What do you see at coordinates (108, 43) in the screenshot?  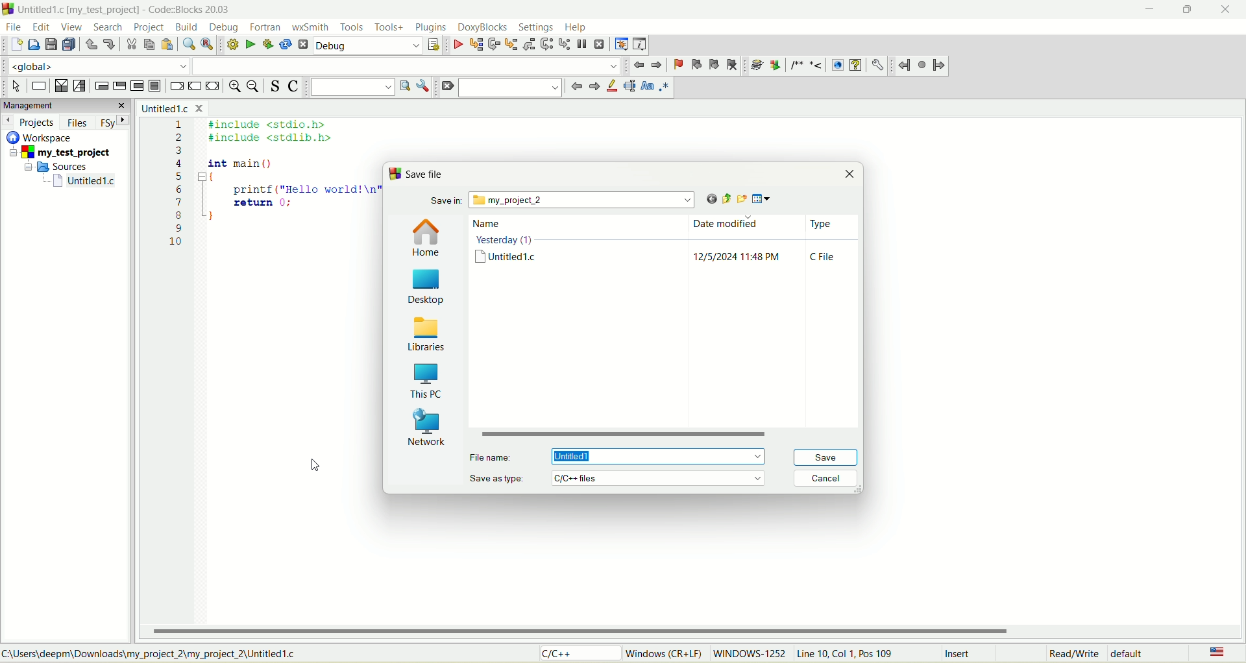 I see `redo` at bounding box center [108, 43].